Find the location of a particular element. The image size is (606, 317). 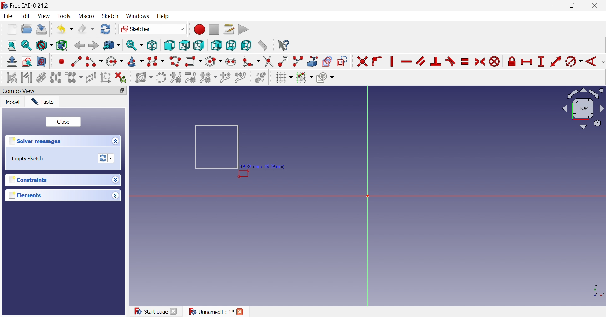

Solver messages is located at coordinates (34, 141).